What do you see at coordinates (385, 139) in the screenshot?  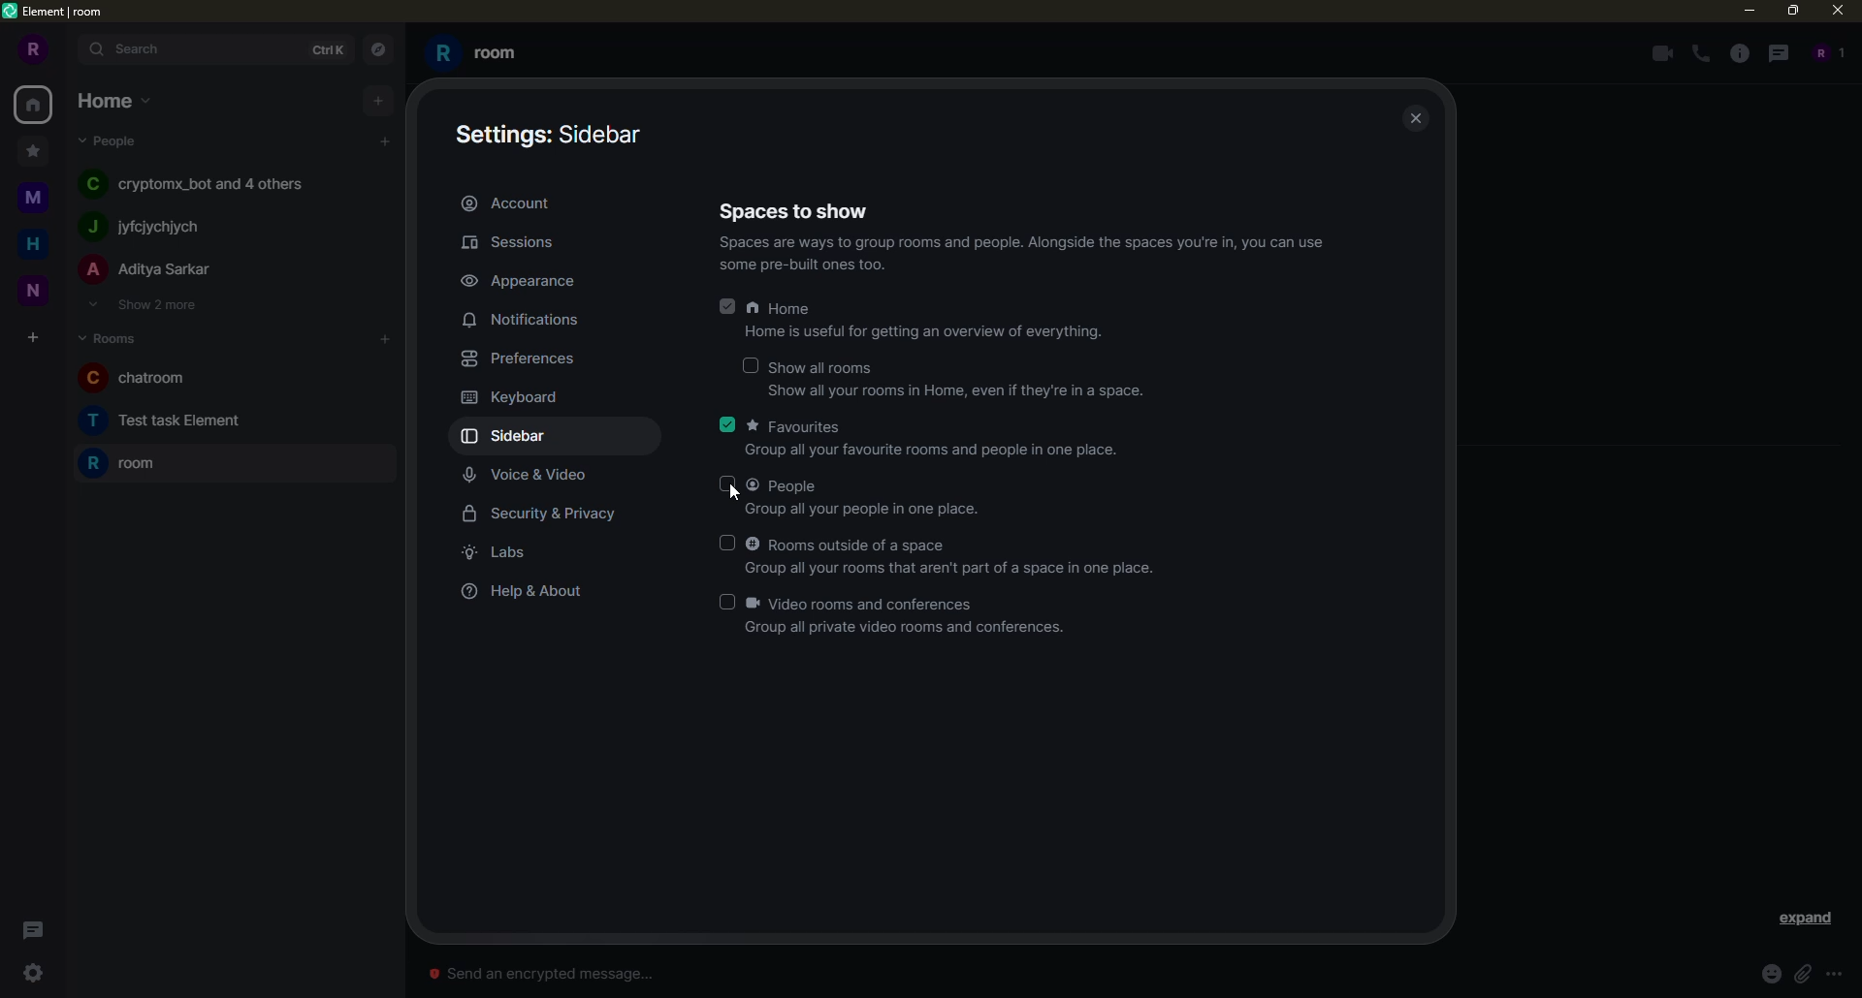 I see `add` at bounding box center [385, 139].